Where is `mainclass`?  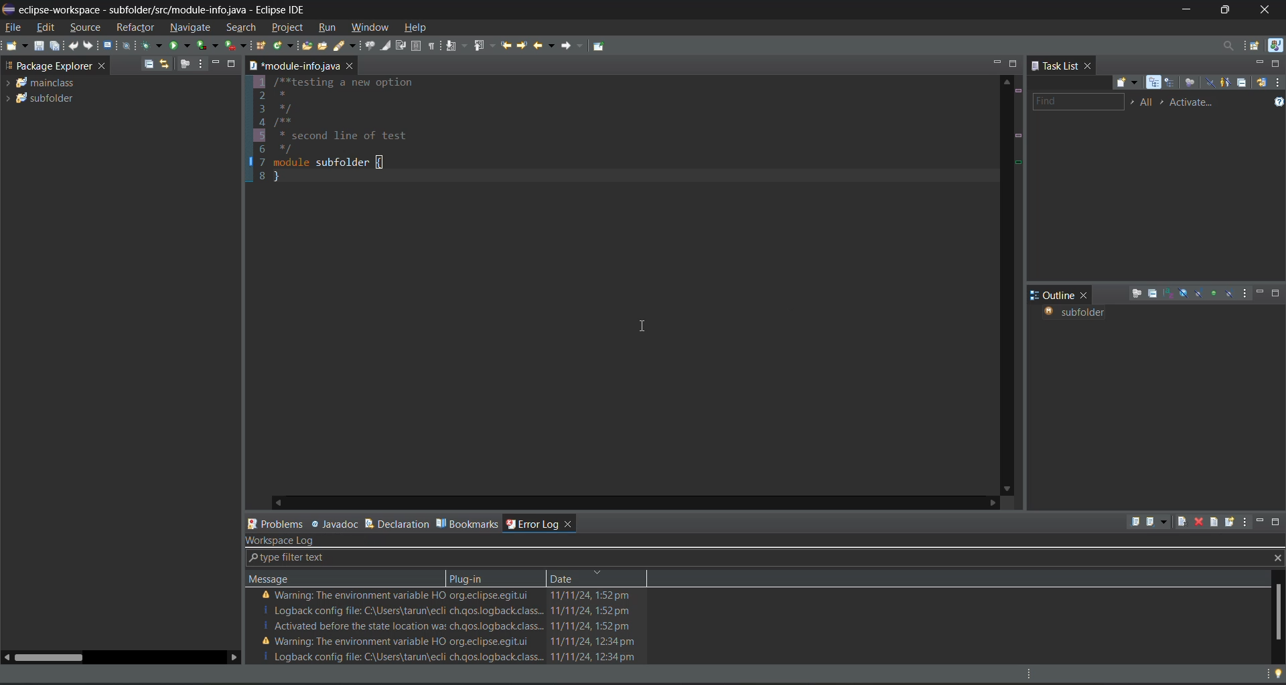
mainclass is located at coordinates (47, 85).